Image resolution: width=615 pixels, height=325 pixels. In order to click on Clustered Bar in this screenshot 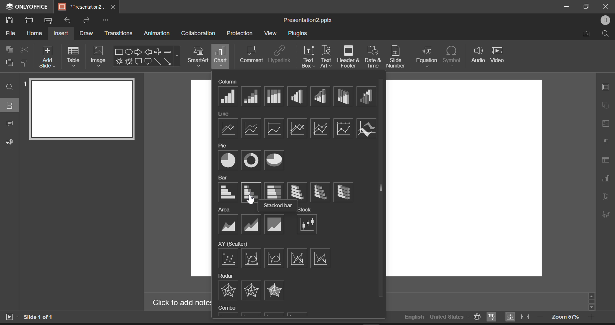, I will do `click(228, 192)`.